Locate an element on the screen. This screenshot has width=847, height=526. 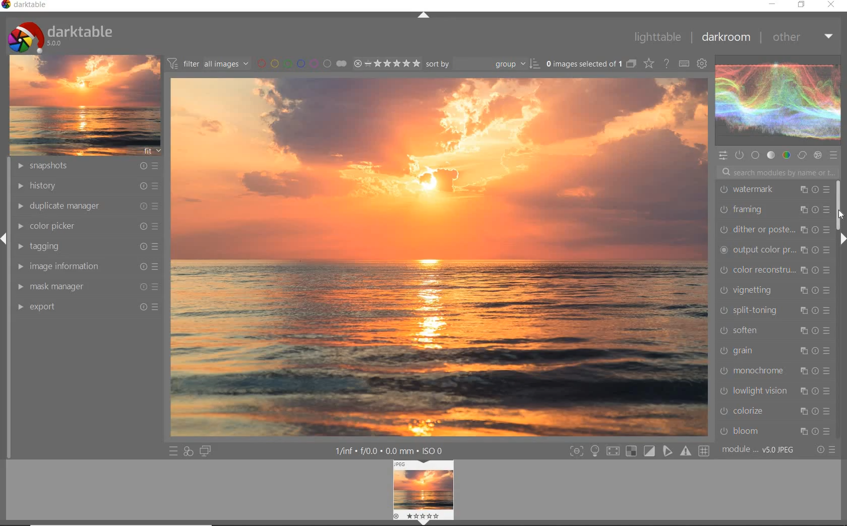
SNAPSHOTS is located at coordinates (87, 166).